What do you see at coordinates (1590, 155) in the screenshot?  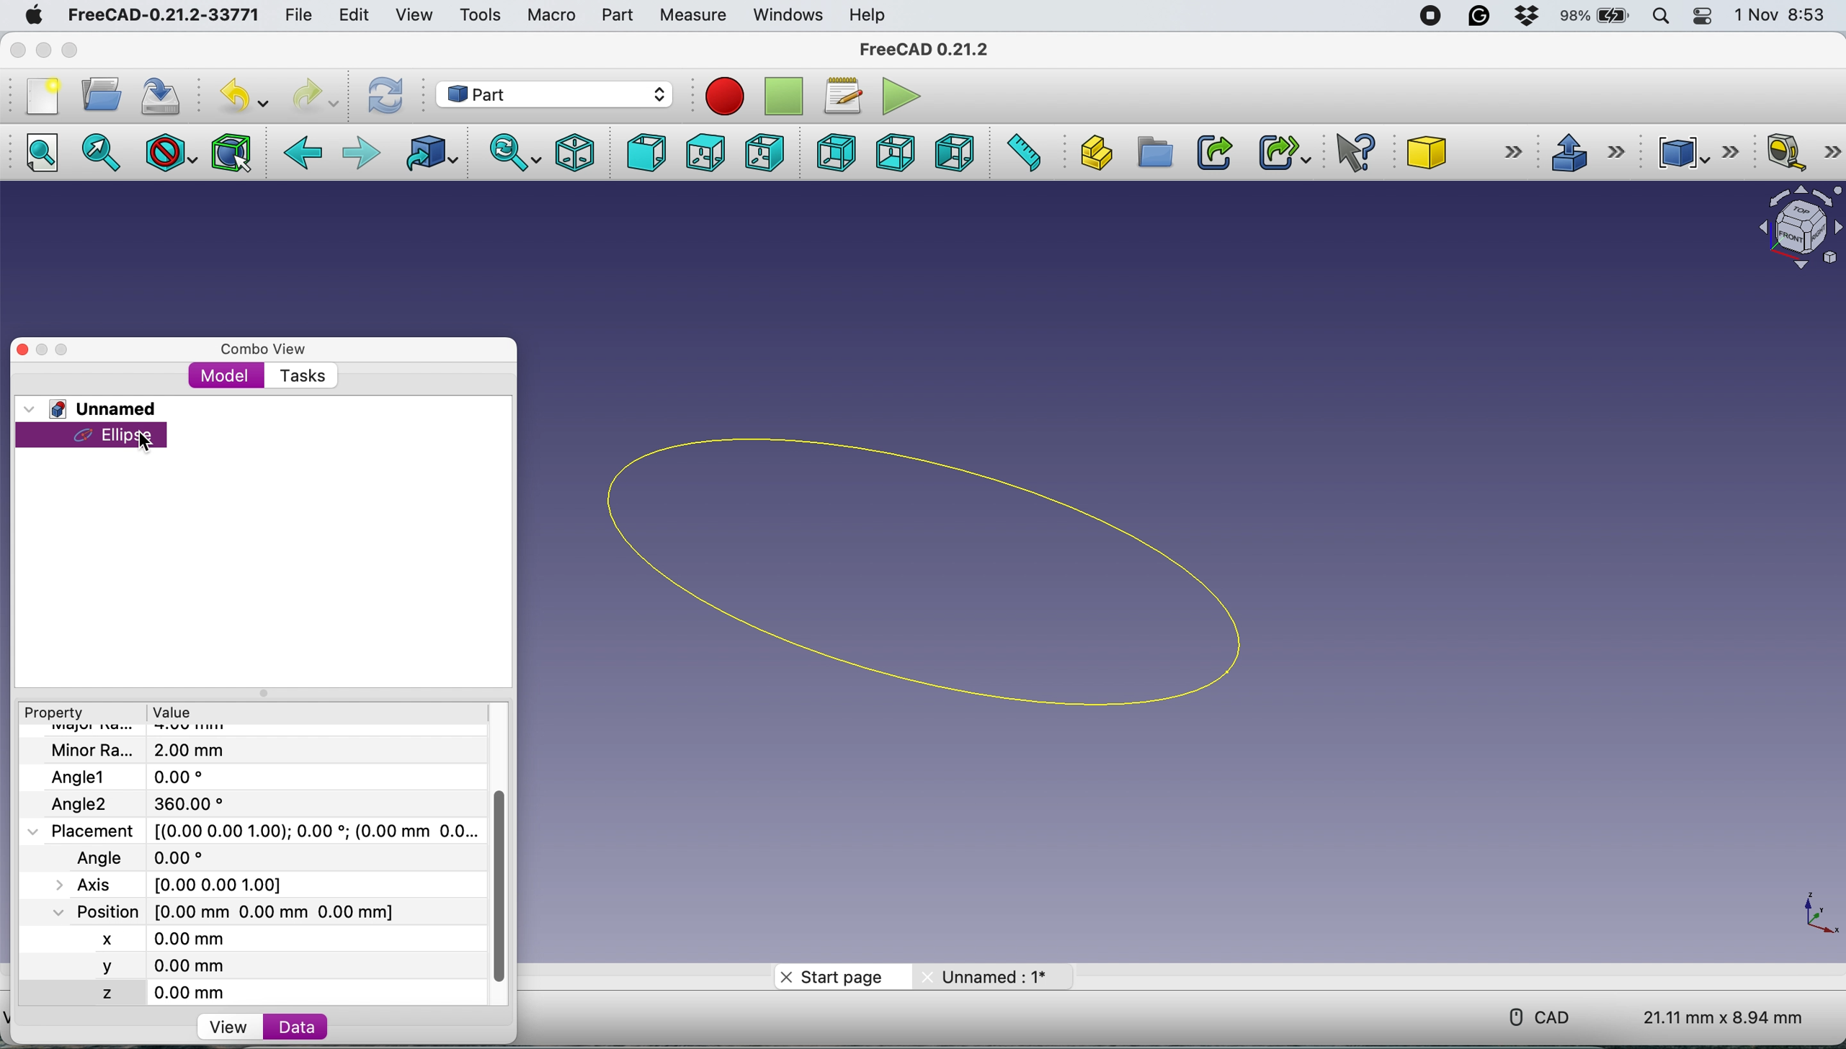 I see `extrude` at bounding box center [1590, 155].